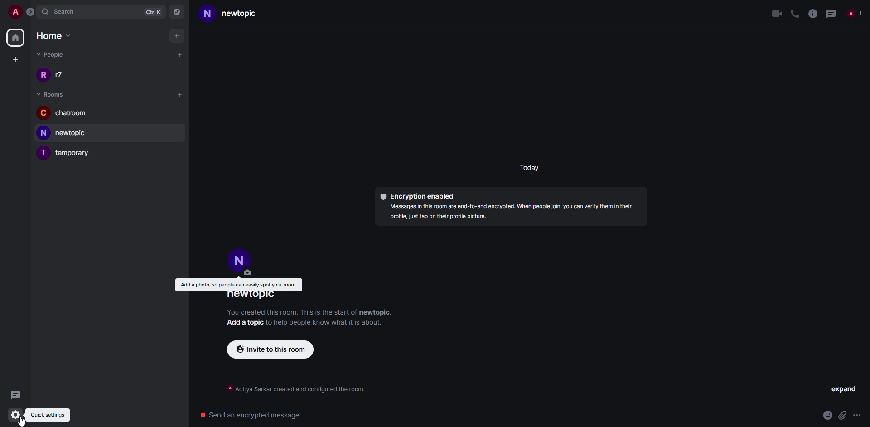 The height and width of the screenshot is (427, 870). What do you see at coordinates (17, 415) in the screenshot?
I see `click` at bounding box center [17, 415].